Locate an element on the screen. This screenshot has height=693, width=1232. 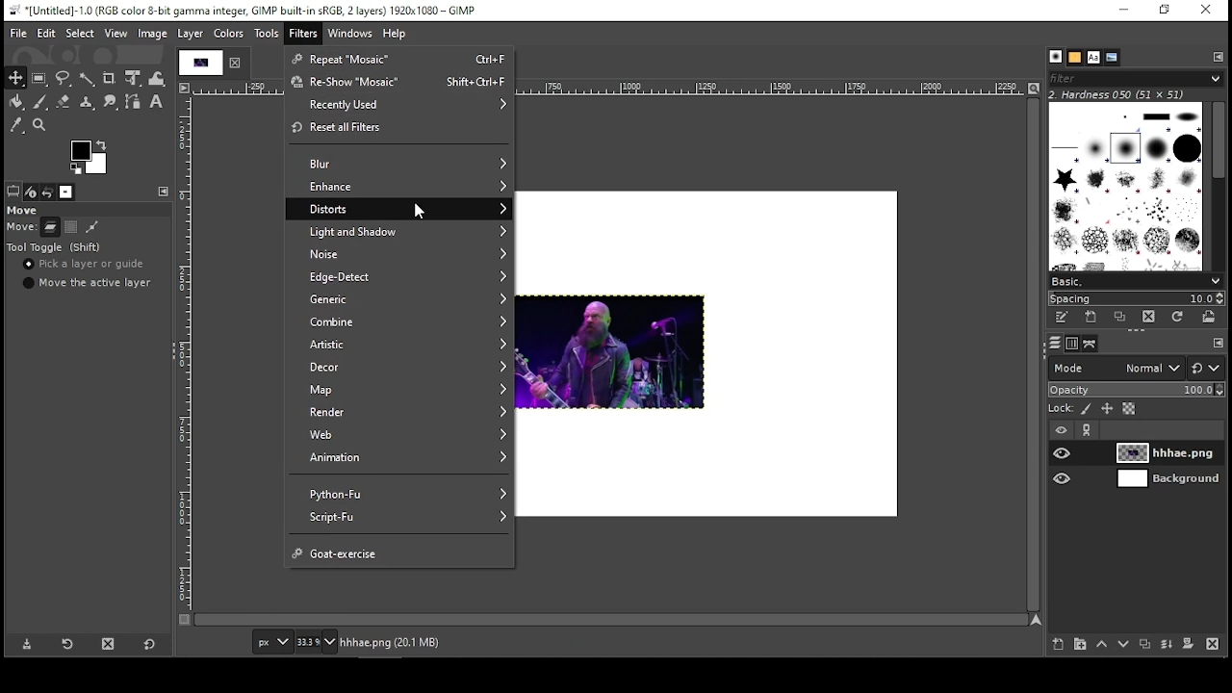
scroll bar is located at coordinates (1219, 185).